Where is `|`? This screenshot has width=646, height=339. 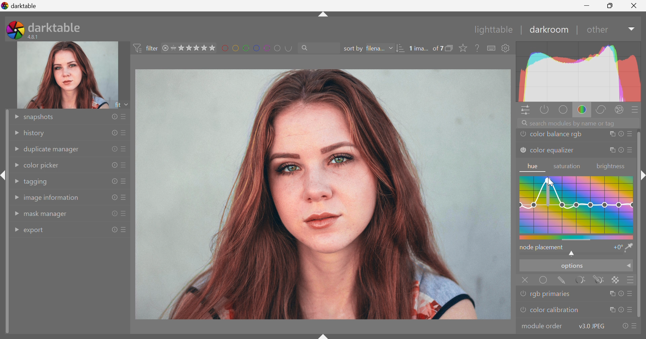 | is located at coordinates (522, 29).